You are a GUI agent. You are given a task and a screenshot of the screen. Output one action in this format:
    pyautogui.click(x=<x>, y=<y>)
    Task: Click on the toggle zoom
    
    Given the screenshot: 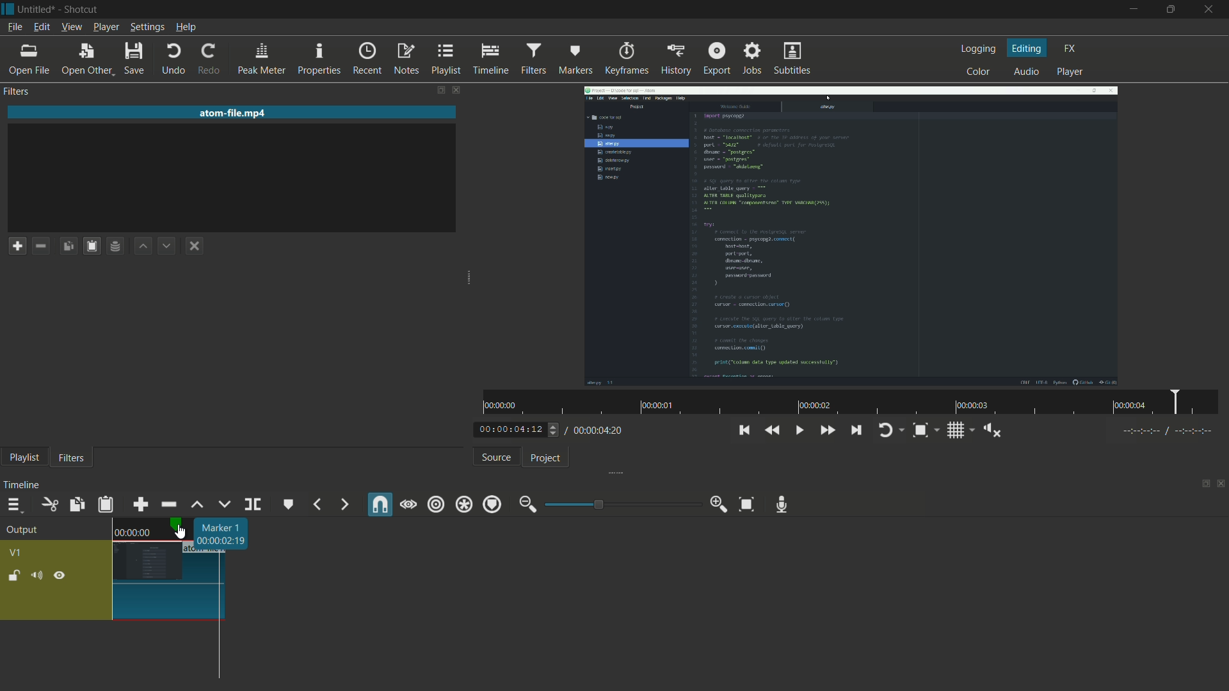 What is the action you would take?
    pyautogui.click(x=921, y=430)
    